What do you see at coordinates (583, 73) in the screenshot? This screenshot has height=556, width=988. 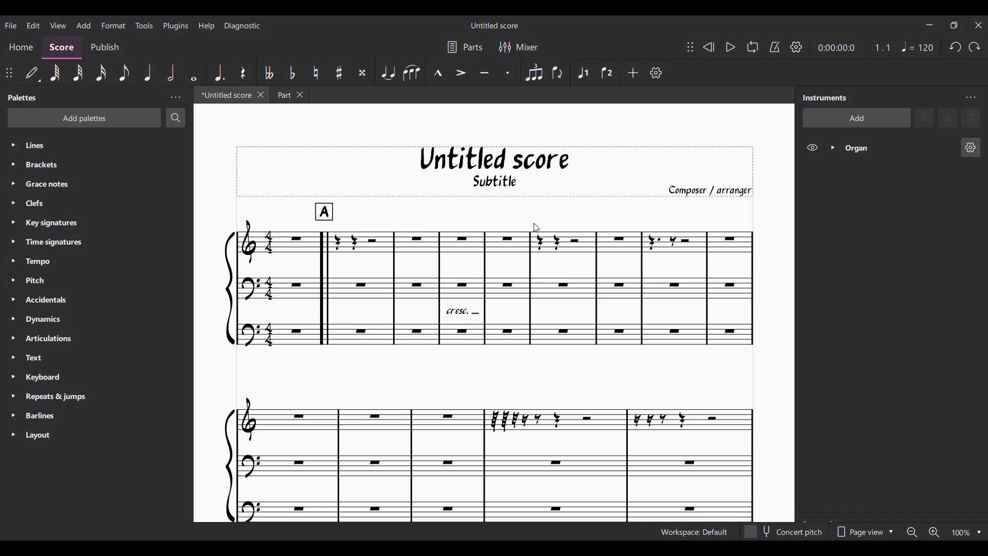 I see `Voice 1` at bounding box center [583, 73].